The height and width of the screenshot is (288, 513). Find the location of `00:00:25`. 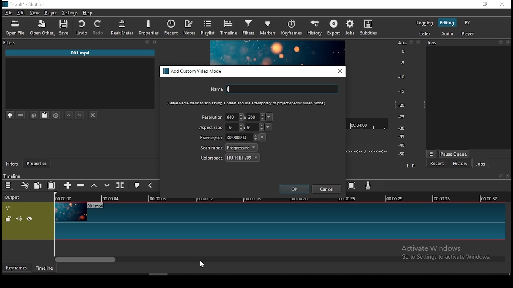

00:00:25 is located at coordinates (346, 199).